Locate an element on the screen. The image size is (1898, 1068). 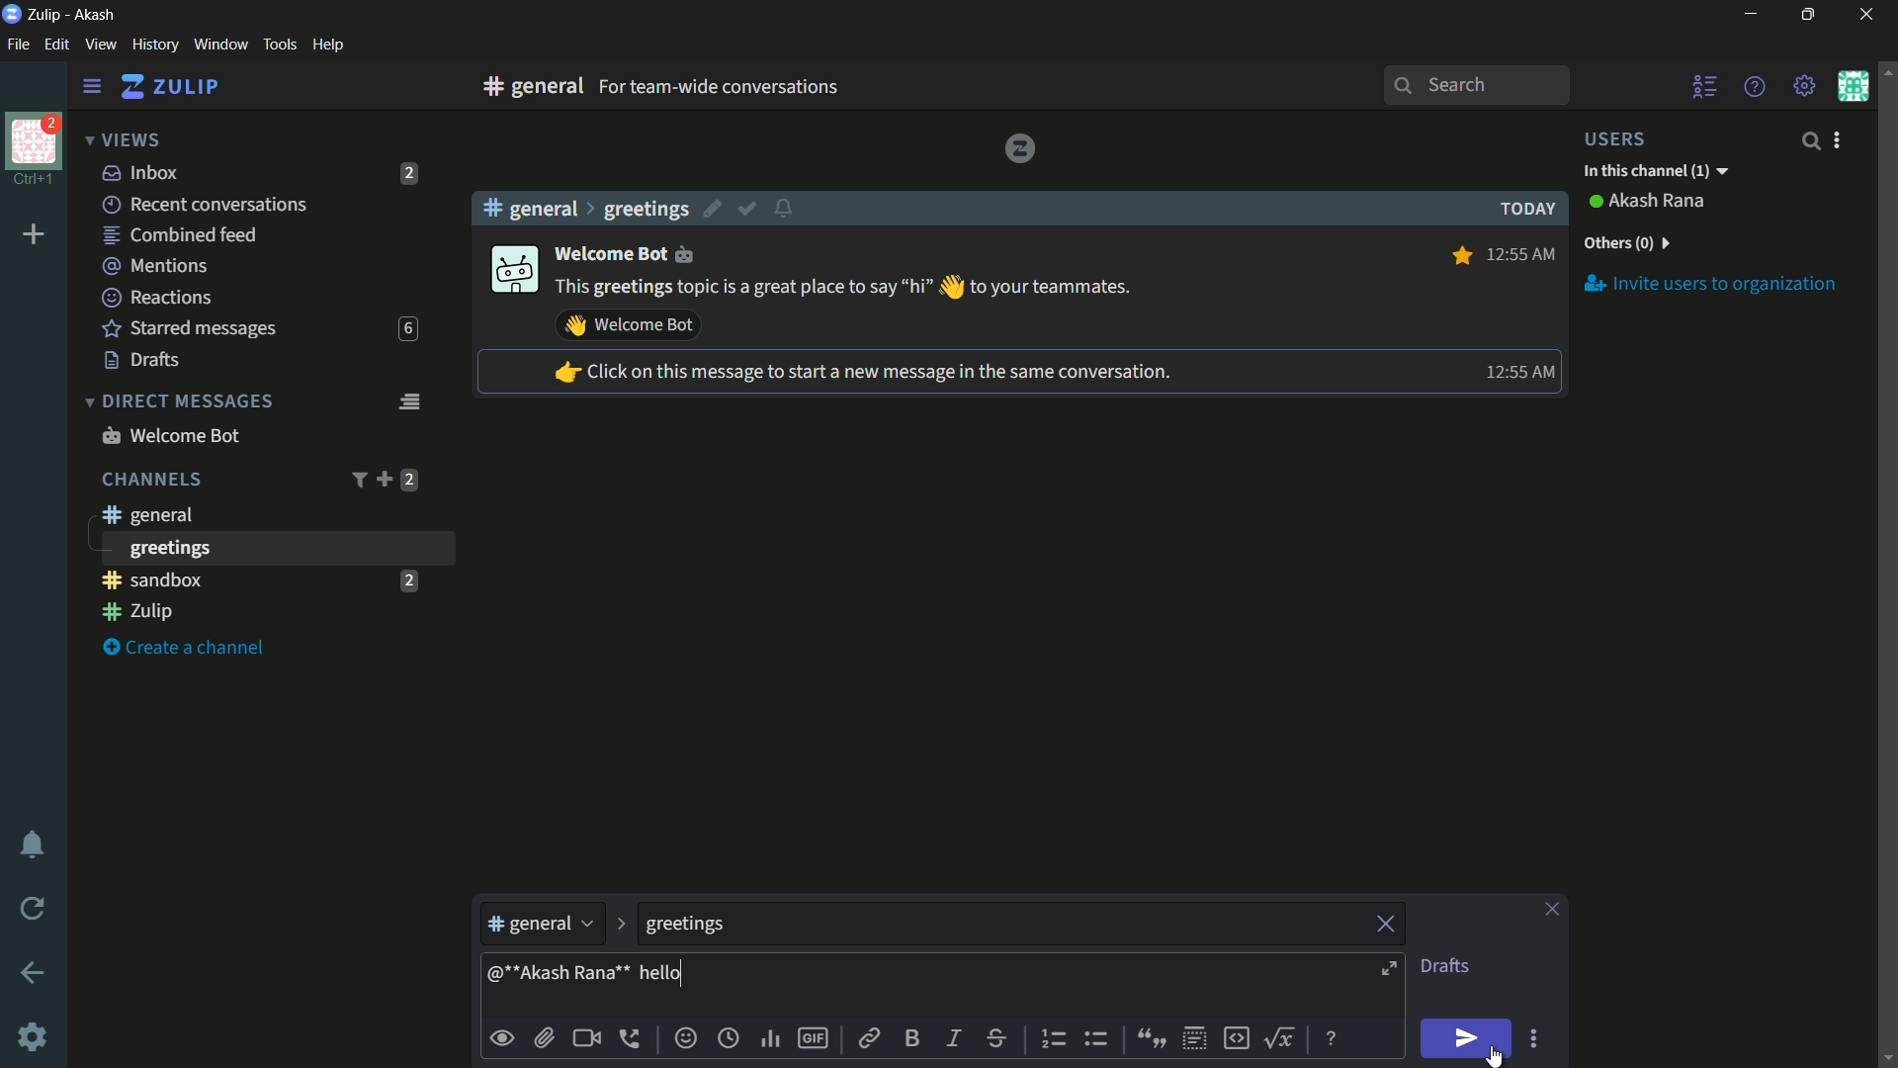
12: 55 AM is located at coordinates (1516, 372).